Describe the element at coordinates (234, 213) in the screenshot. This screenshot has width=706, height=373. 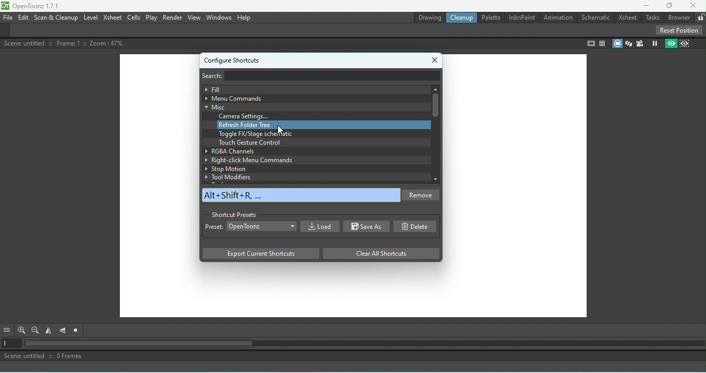
I see `Shortcut presets` at that location.